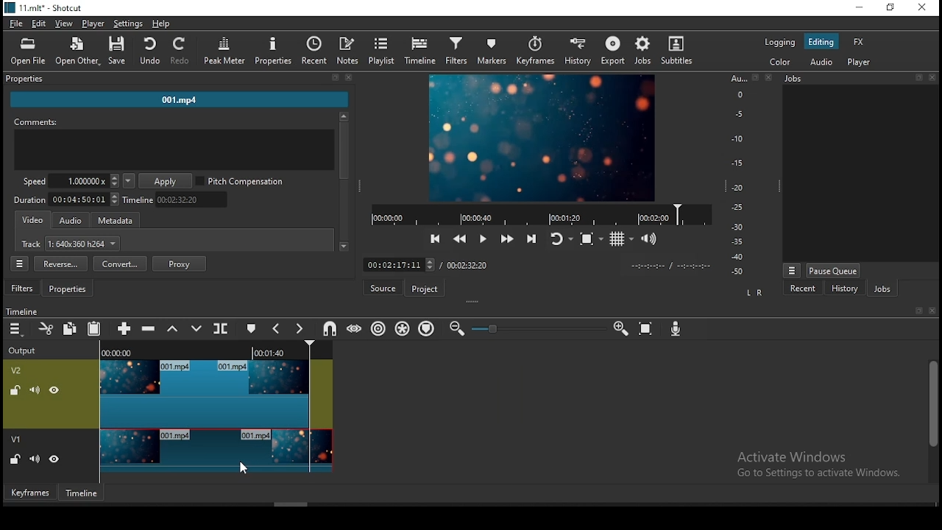  What do you see at coordinates (403, 328) in the screenshot?
I see `ripple all tracks` at bounding box center [403, 328].